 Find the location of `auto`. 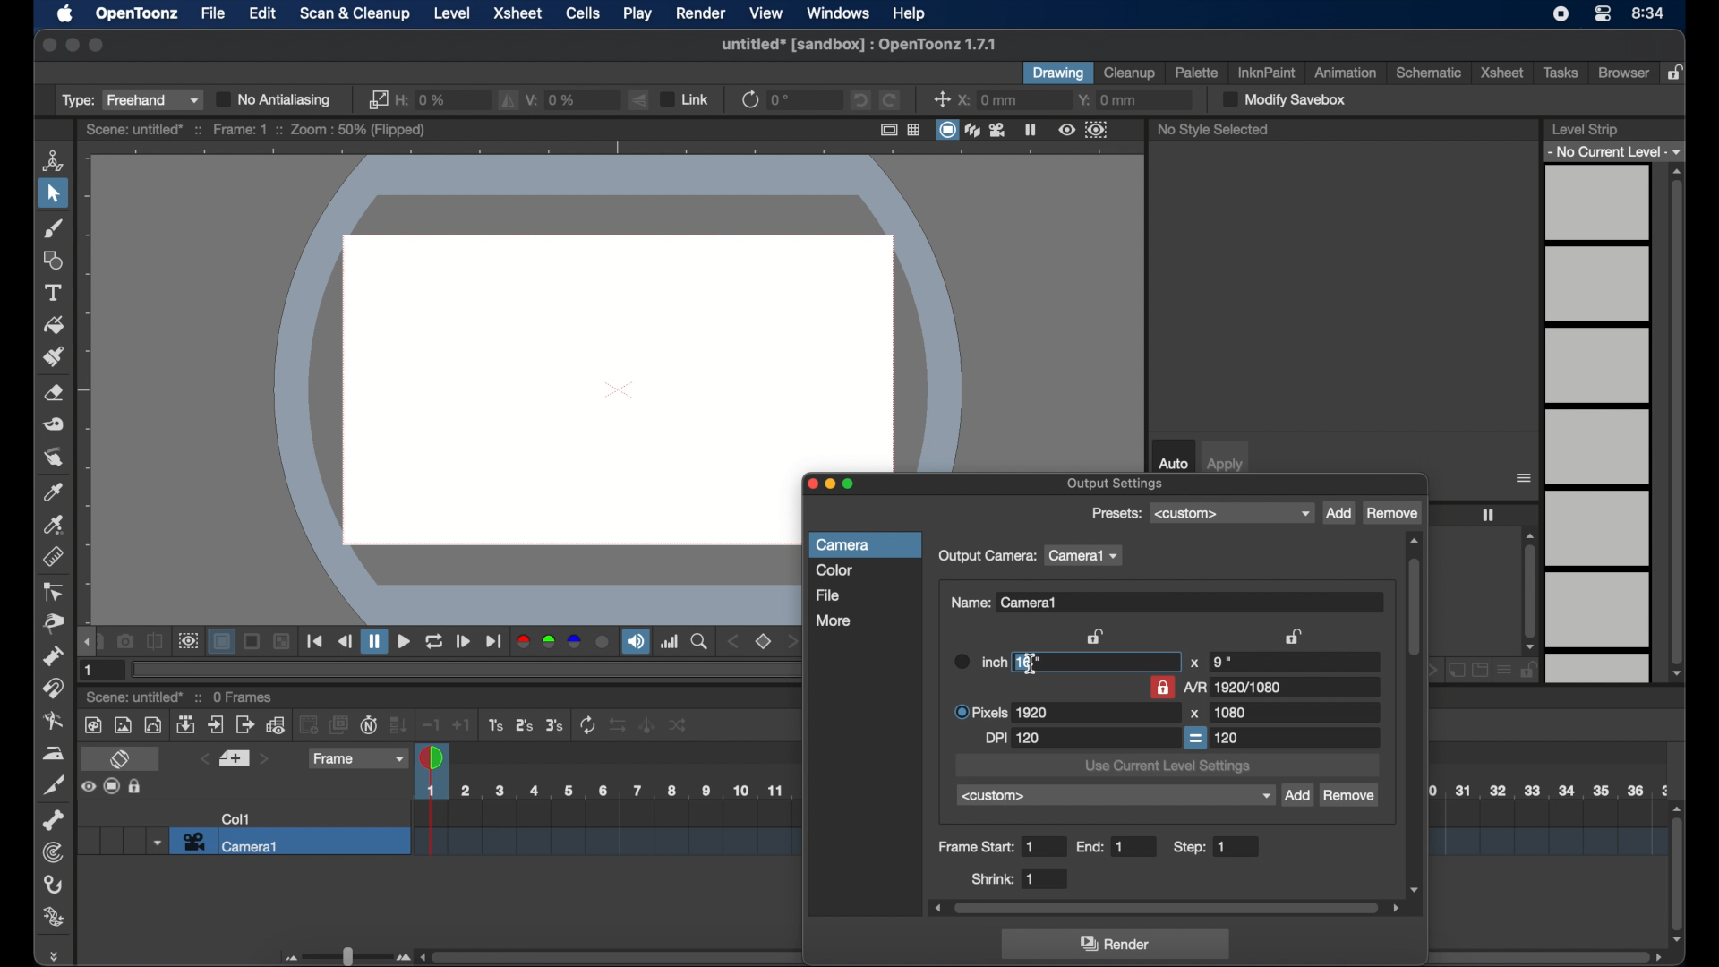

auto is located at coordinates (1173, 463).